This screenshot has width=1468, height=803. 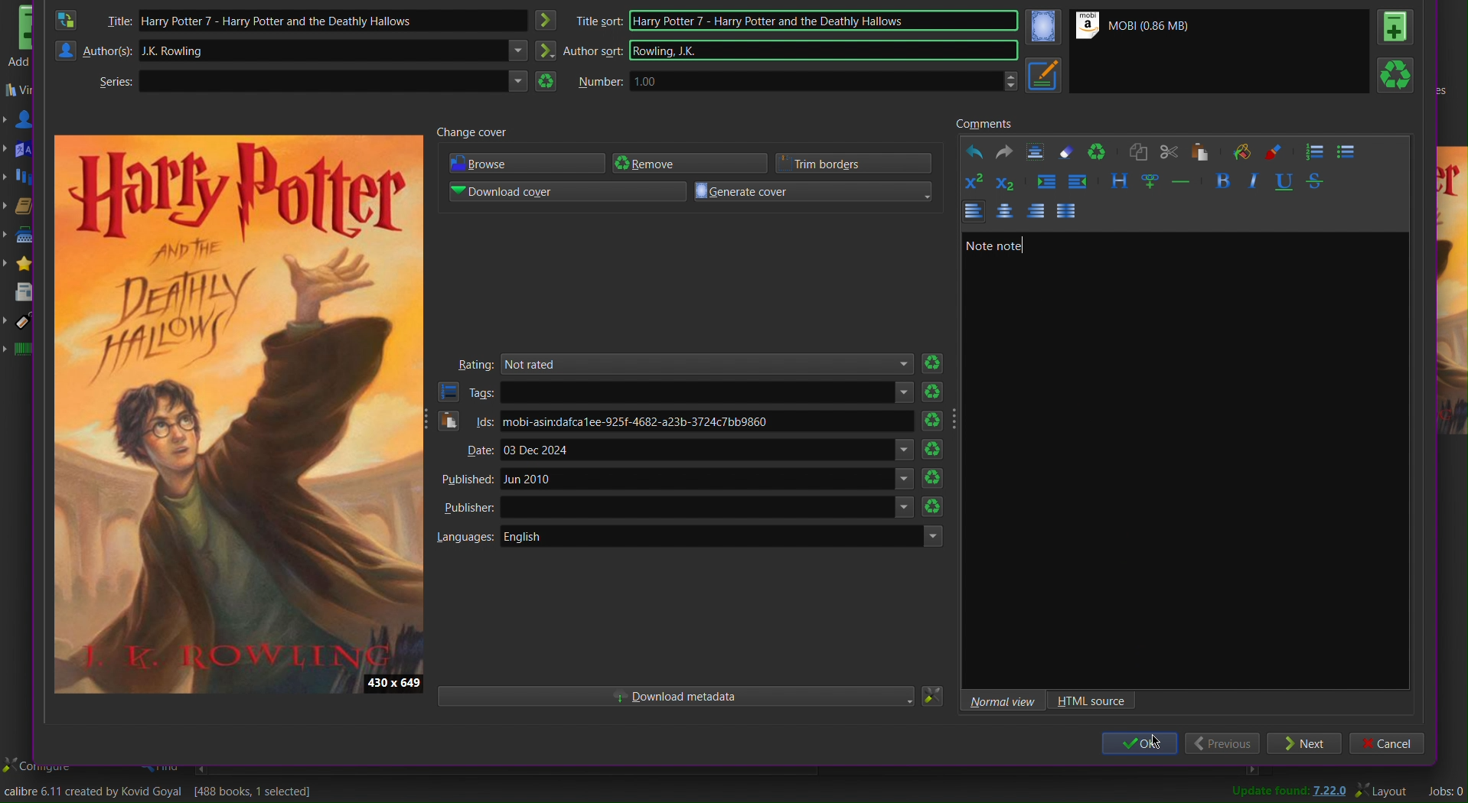 What do you see at coordinates (1065, 211) in the screenshot?
I see `Justify` at bounding box center [1065, 211].